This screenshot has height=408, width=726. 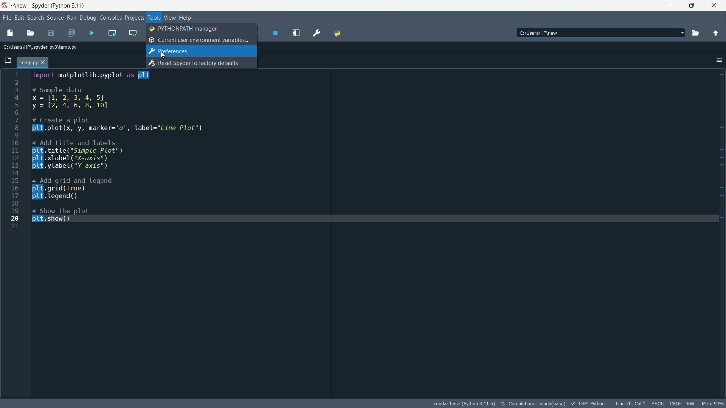 I want to click on preferences, so click(x=317, y=32).